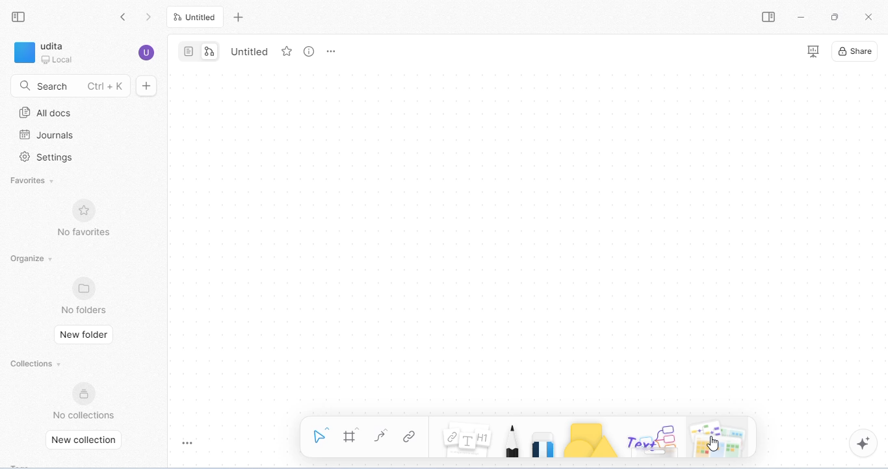 The height and width of the screenshot is (469, 888). I want to click on link, so click(412, 436).